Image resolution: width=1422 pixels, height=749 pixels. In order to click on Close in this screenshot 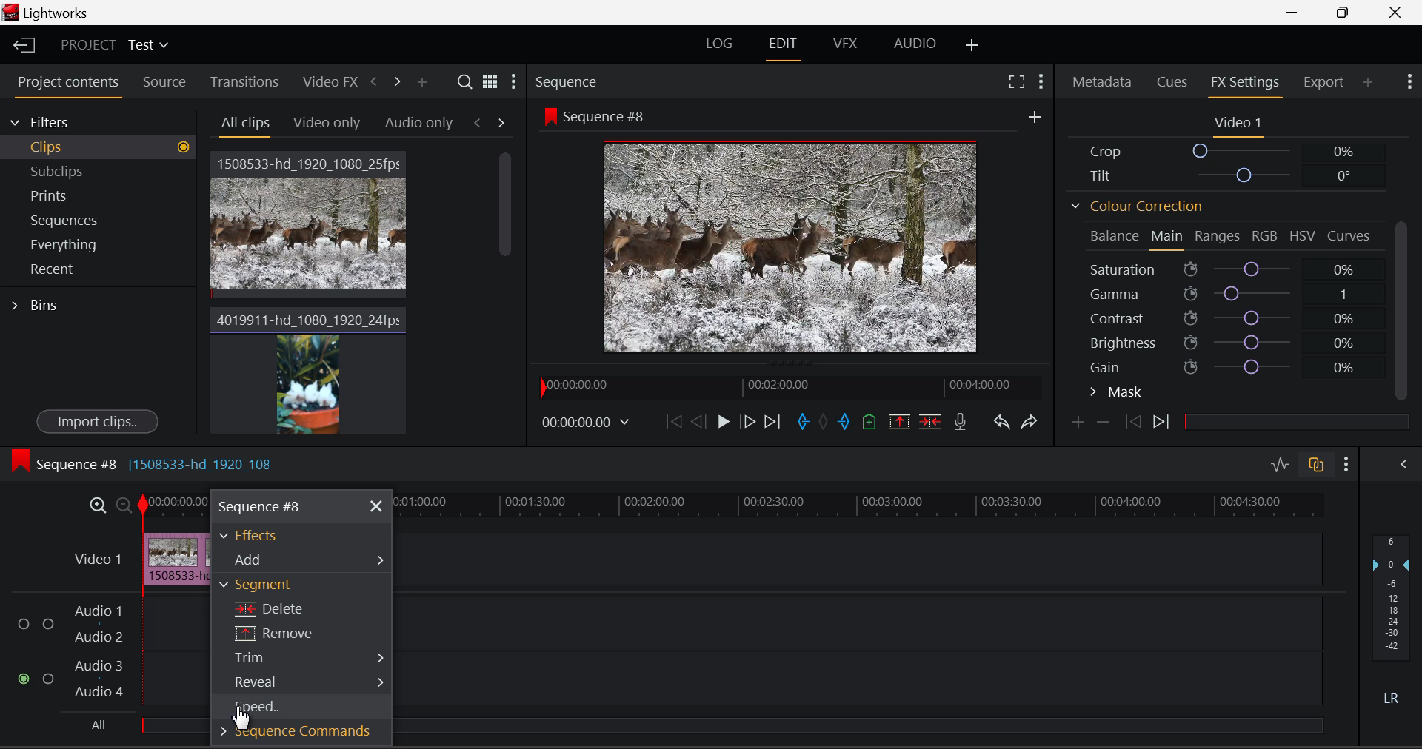, I will do `click(1395, 13)`.